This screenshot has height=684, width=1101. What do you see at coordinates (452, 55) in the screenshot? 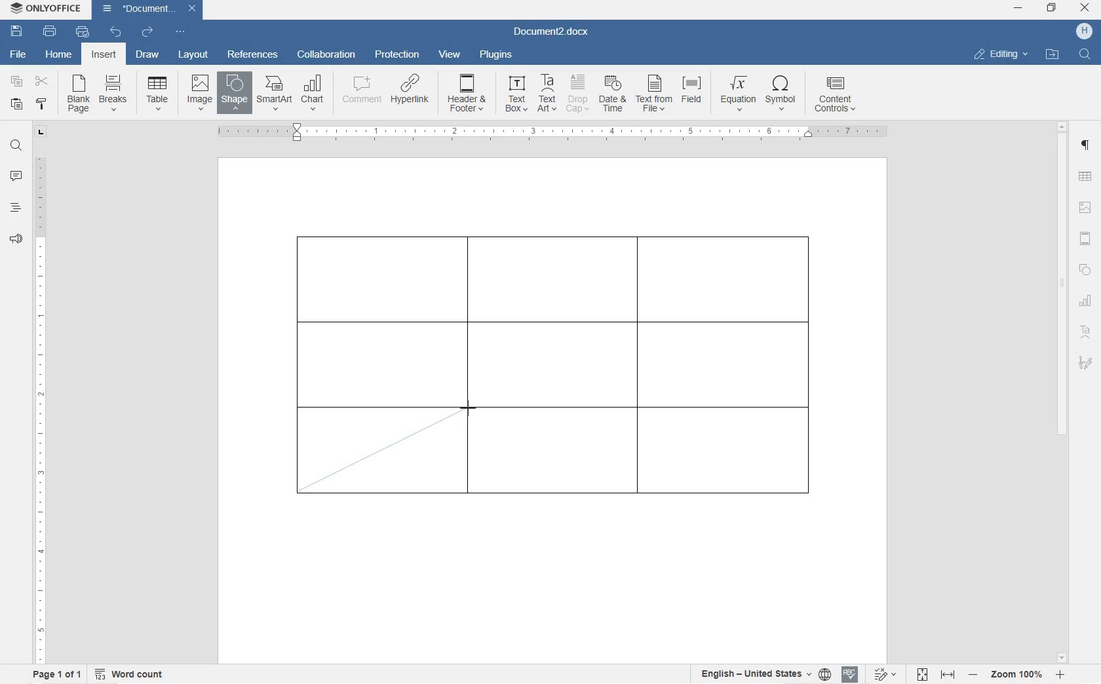
I see `view` at bounding box center [452, 55].